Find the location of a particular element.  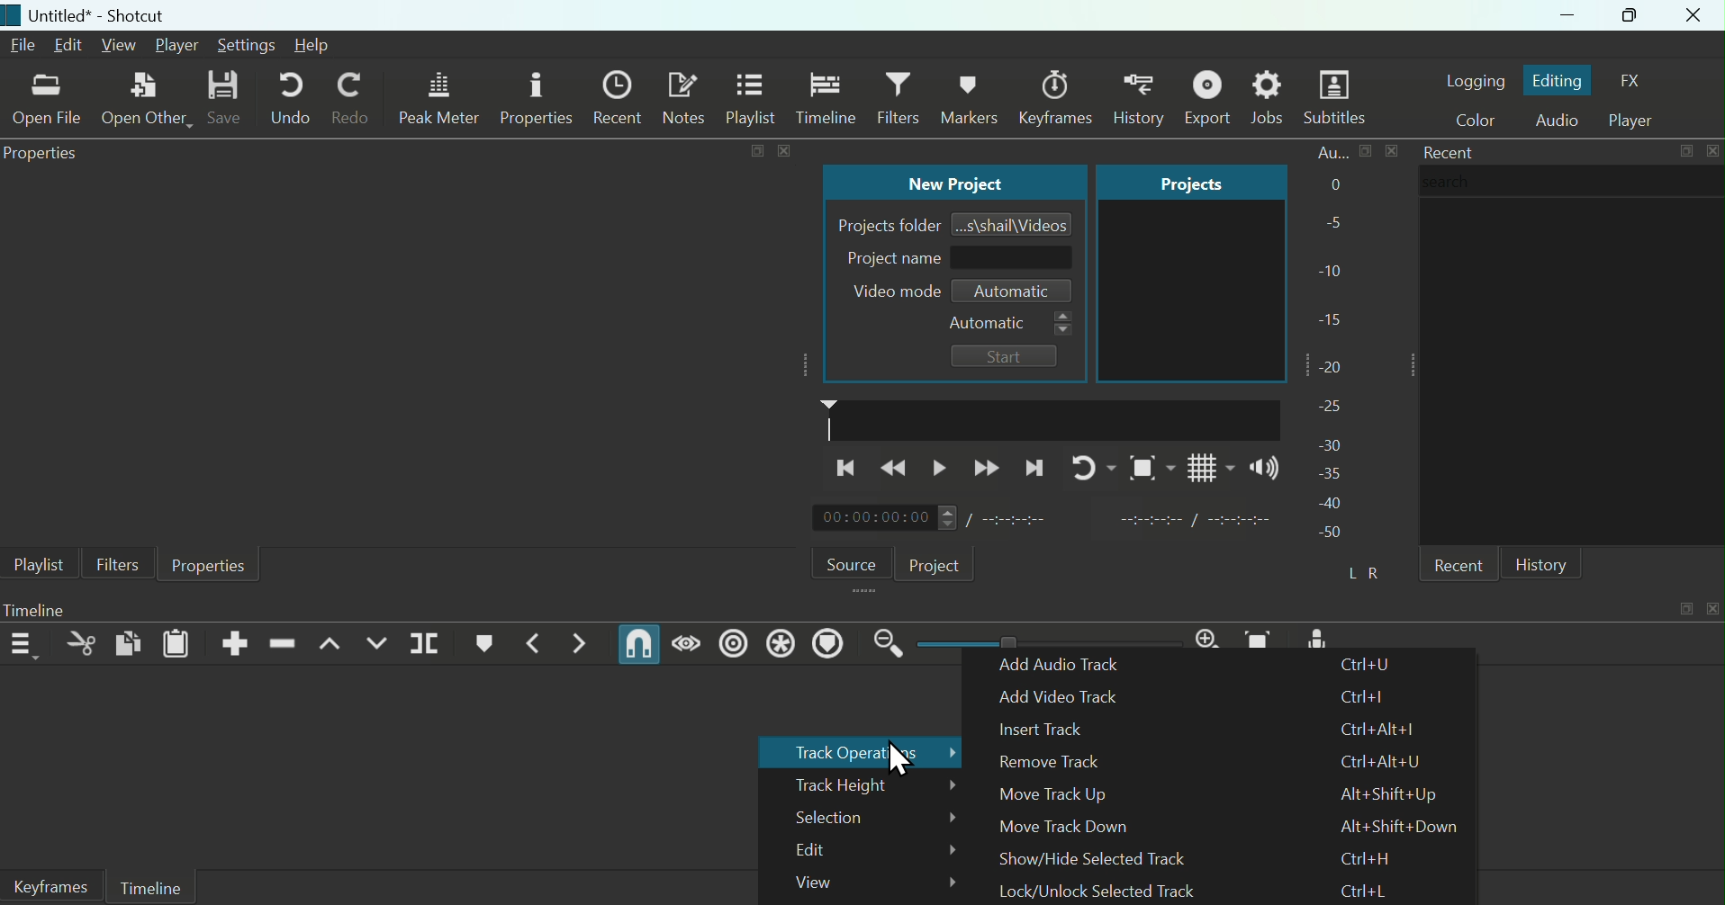

Ctrl+Alt+I is located at coordinates (1376, 728).